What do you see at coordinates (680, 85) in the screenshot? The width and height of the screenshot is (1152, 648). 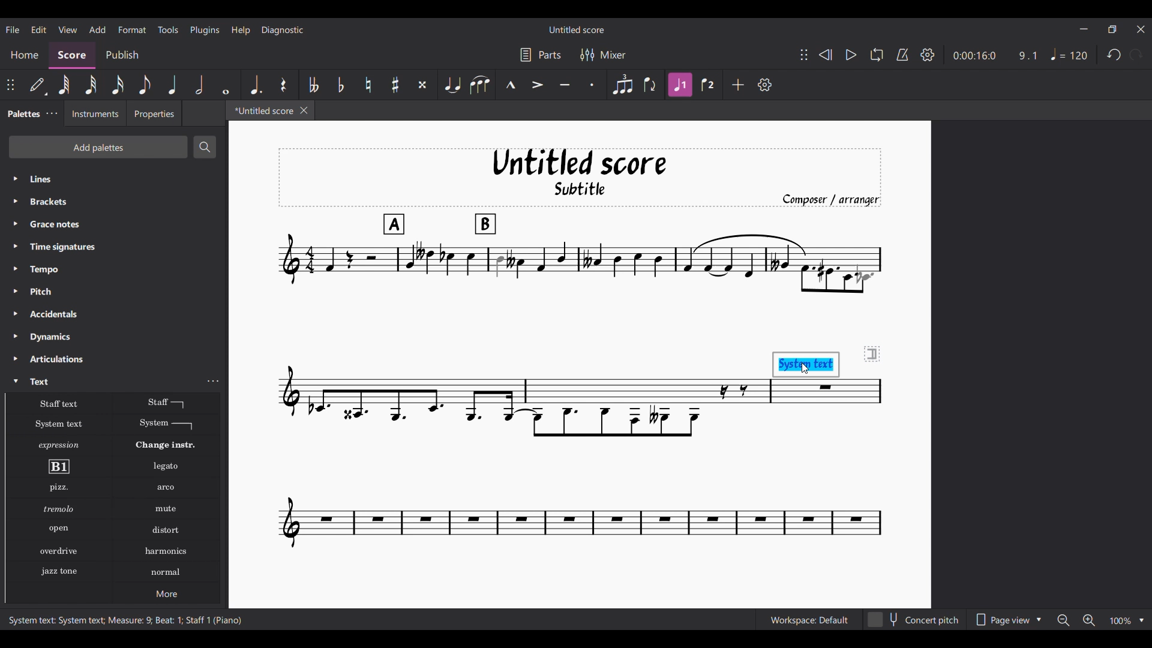 I see `Voice 1 highlighted after current selection` at bounding box center [680, 85].